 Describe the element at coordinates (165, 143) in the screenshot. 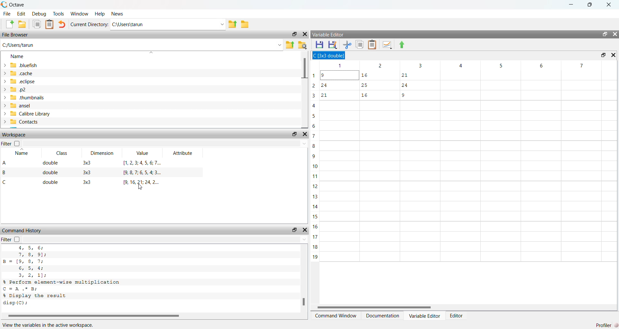

I see `Dropdown` at that location.